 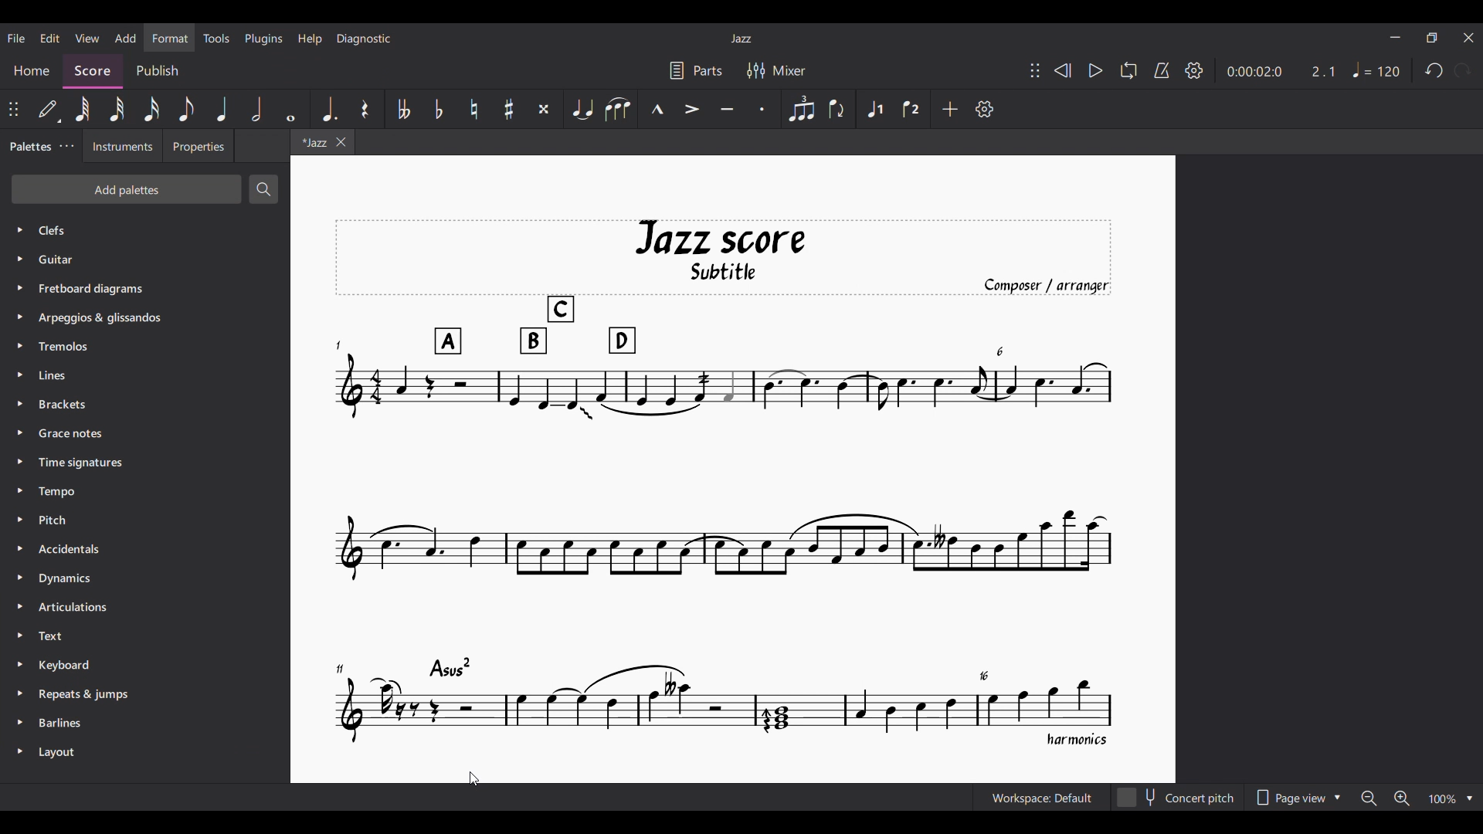 I want to click on Toggle double flat, so click(x=403, y=109).